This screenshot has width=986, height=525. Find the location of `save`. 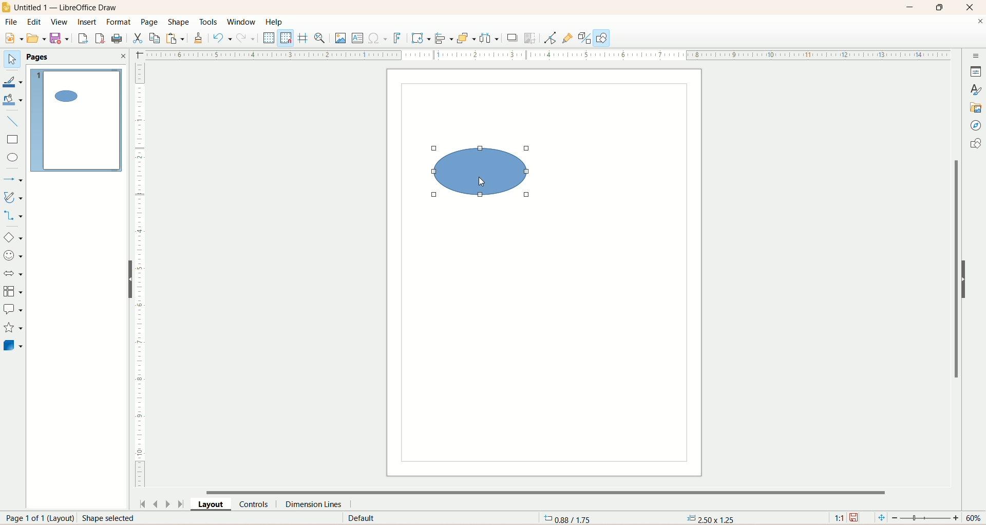

save is located at coordinates (856, 517).